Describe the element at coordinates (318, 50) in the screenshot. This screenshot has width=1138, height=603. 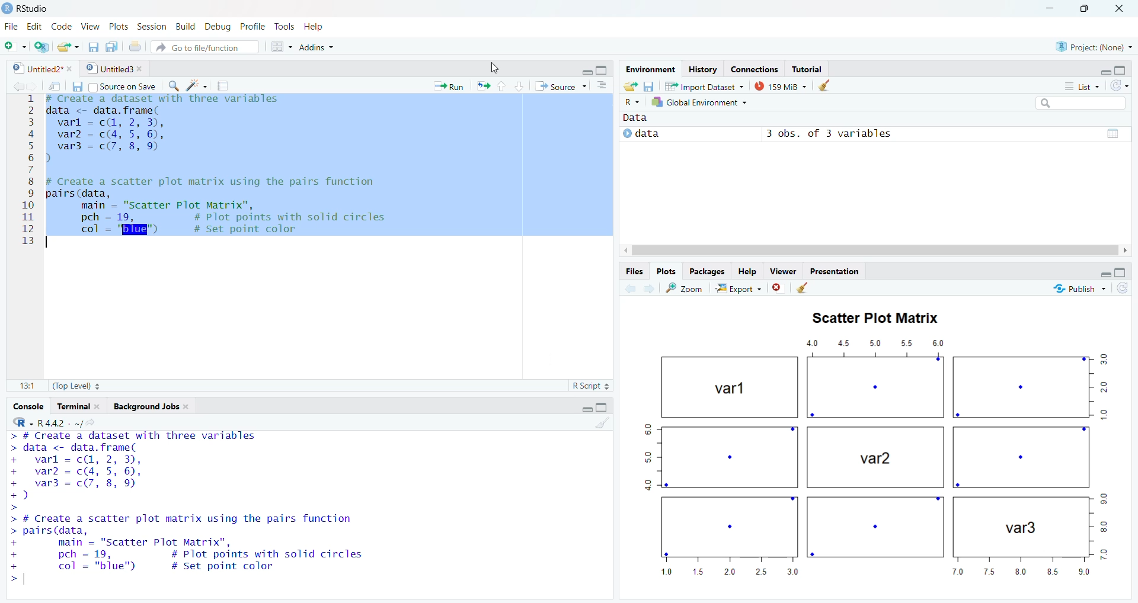
I see `Addins ~` at that location.